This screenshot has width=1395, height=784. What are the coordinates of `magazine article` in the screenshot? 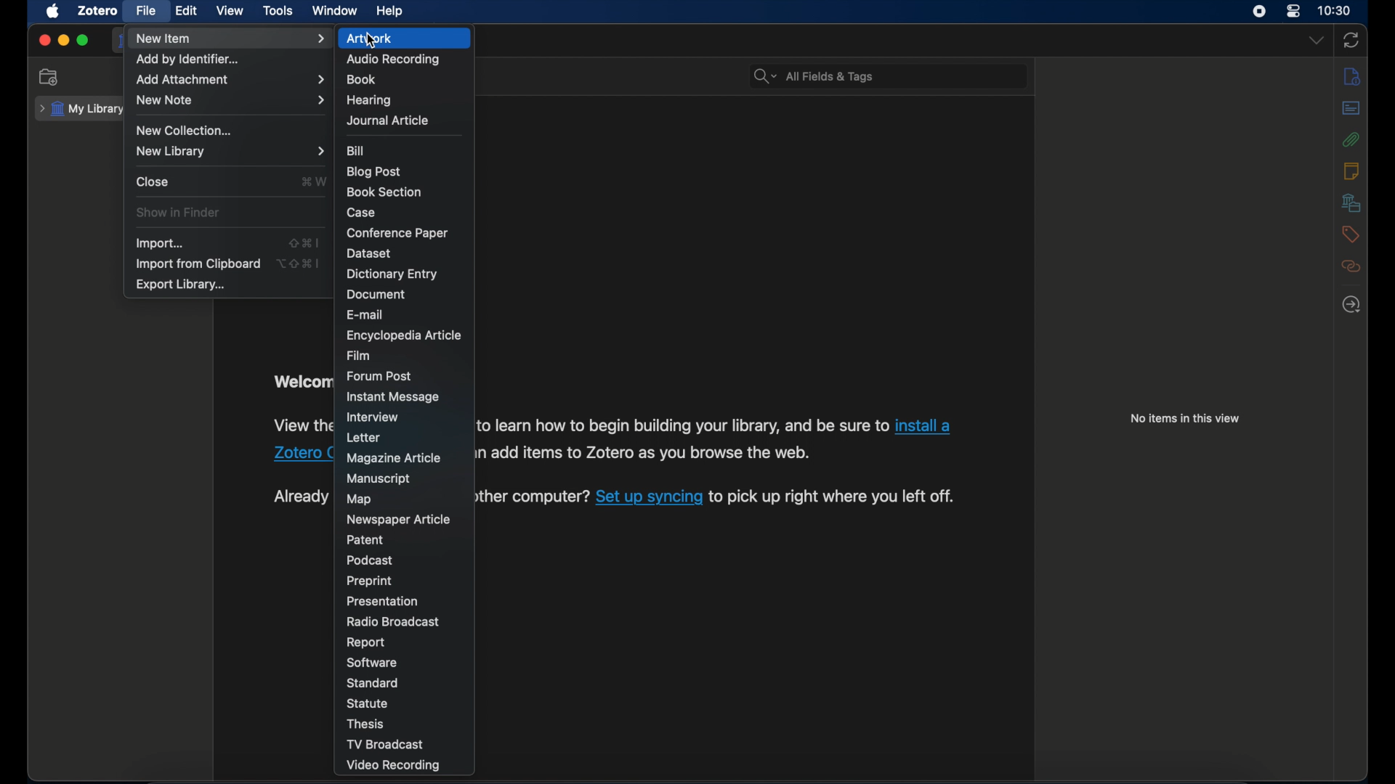 It's located at (392, 459).